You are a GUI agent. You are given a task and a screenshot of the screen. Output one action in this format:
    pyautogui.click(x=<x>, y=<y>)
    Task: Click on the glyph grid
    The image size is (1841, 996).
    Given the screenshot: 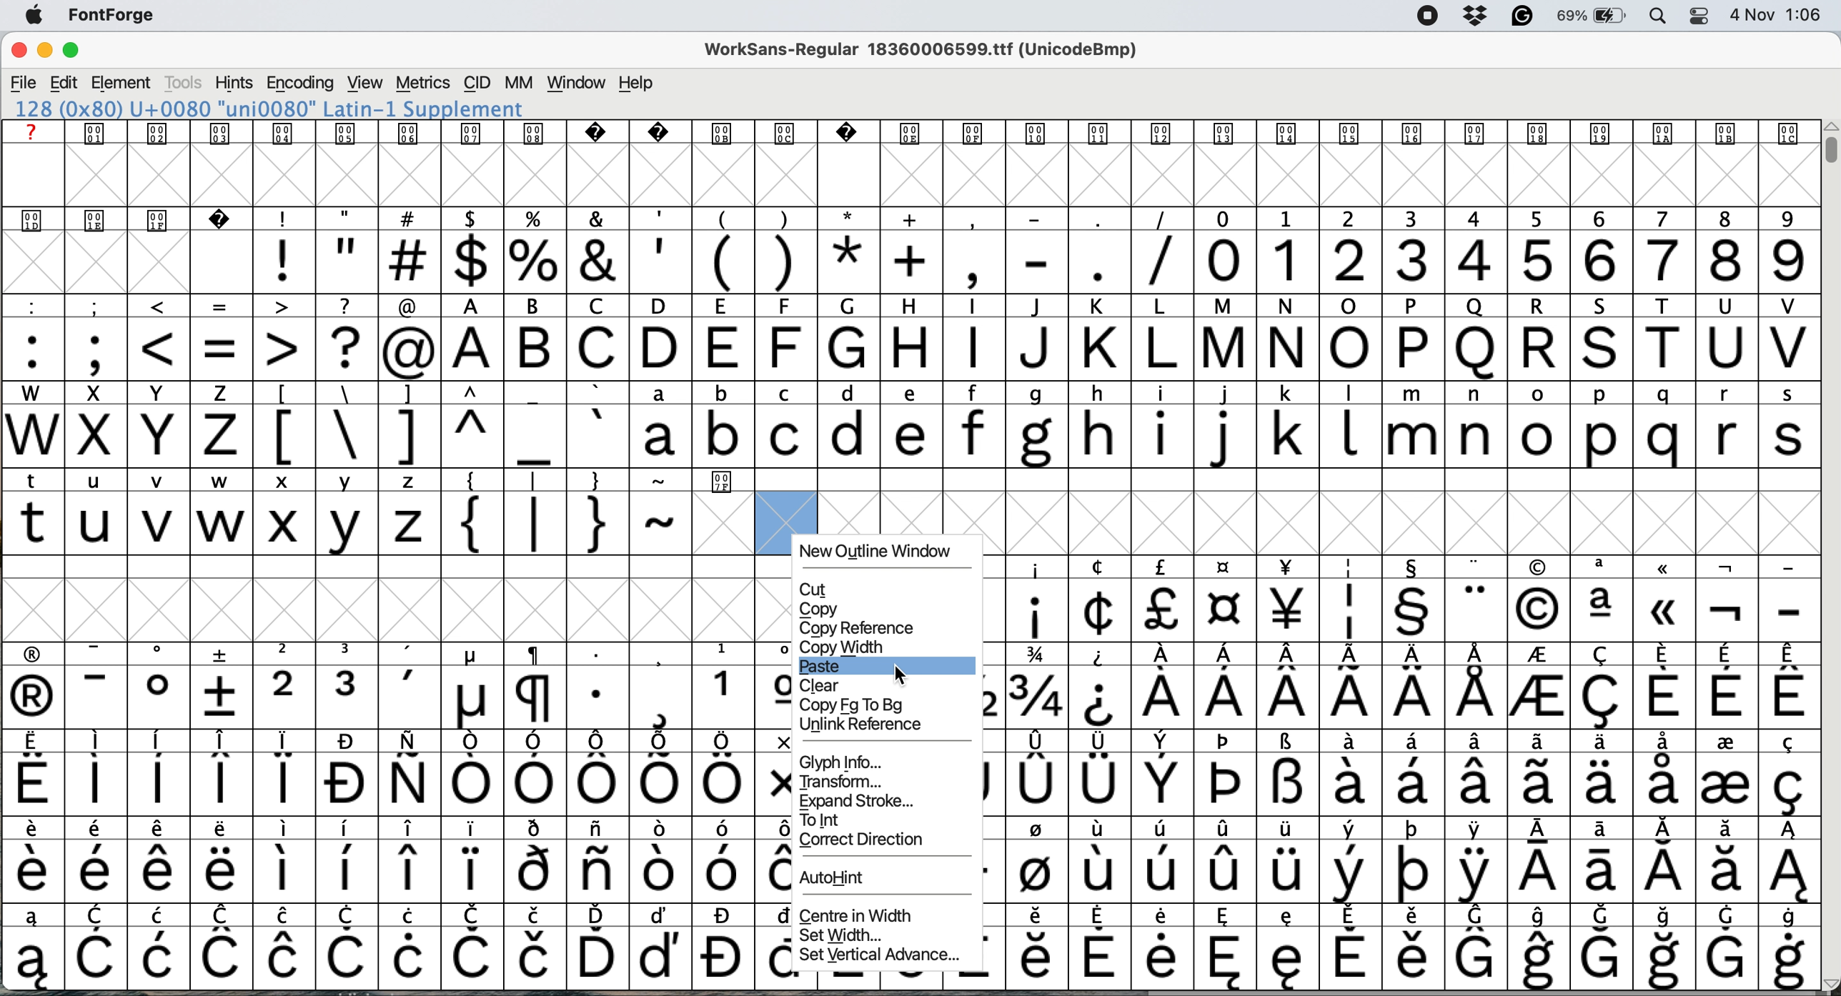 What is the action you would take?
    pyautogui.click(x=865, y=512)
    